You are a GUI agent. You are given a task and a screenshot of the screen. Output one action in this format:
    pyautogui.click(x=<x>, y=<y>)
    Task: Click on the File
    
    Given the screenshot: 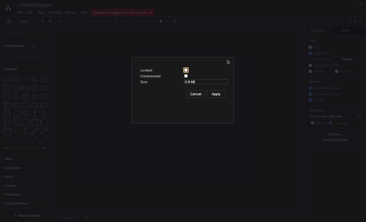 What is the action you would take?
    pyautogui.click(x=20, y=13)
    